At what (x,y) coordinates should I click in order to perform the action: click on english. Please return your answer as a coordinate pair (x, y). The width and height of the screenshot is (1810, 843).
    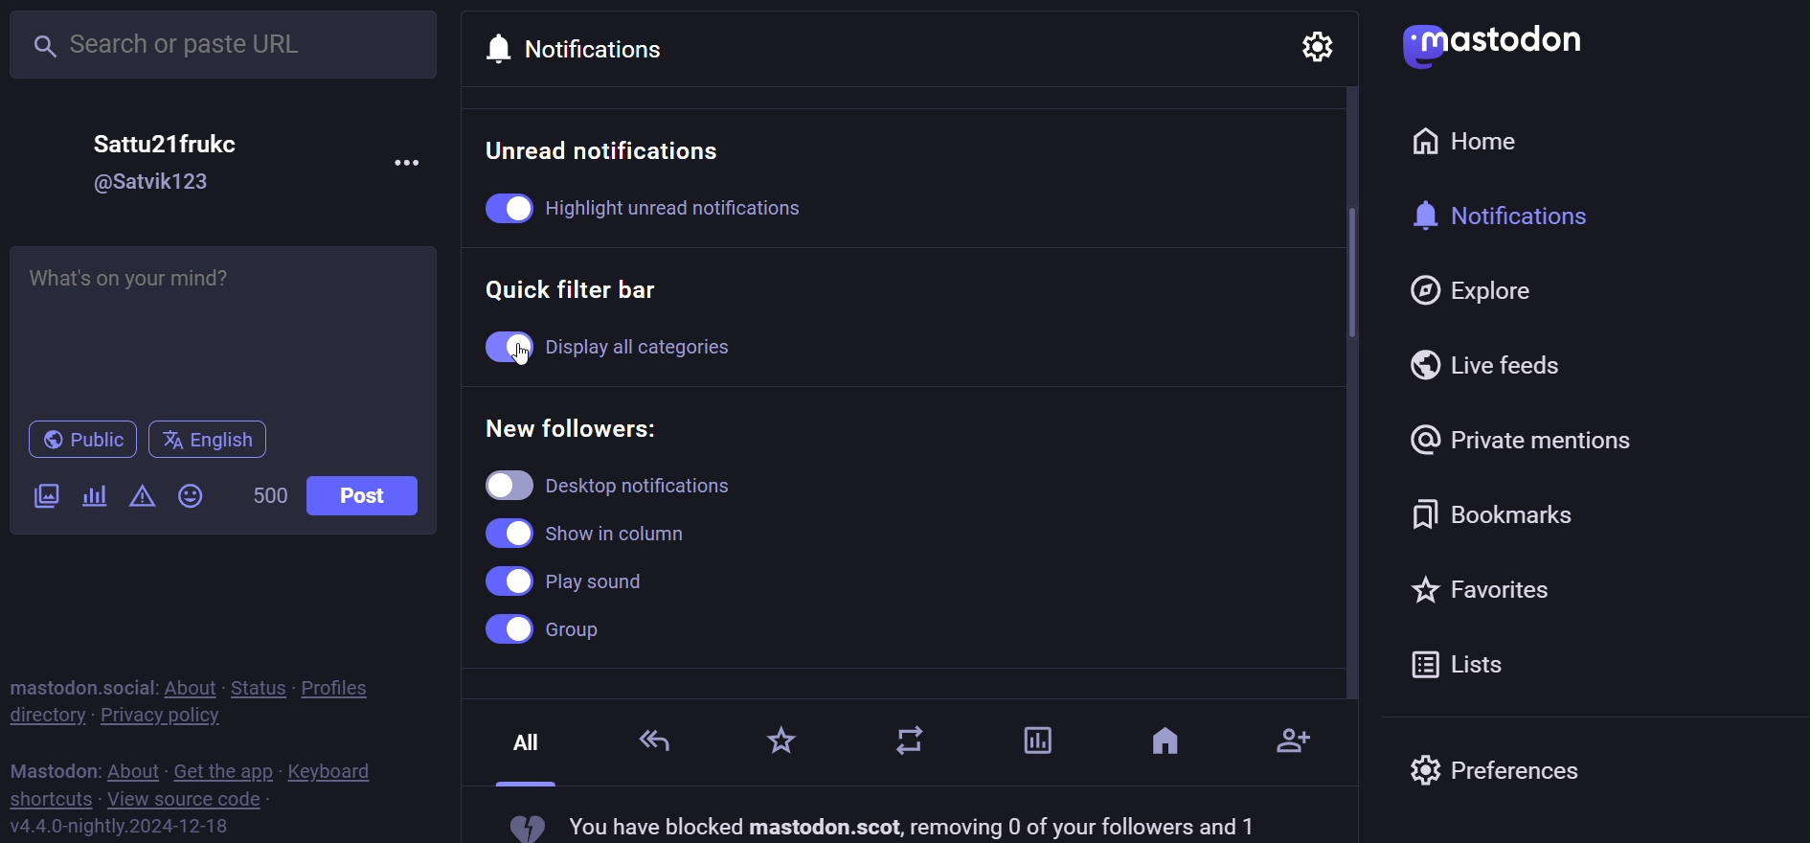
    Looking at the image, I should click on (207, 439).